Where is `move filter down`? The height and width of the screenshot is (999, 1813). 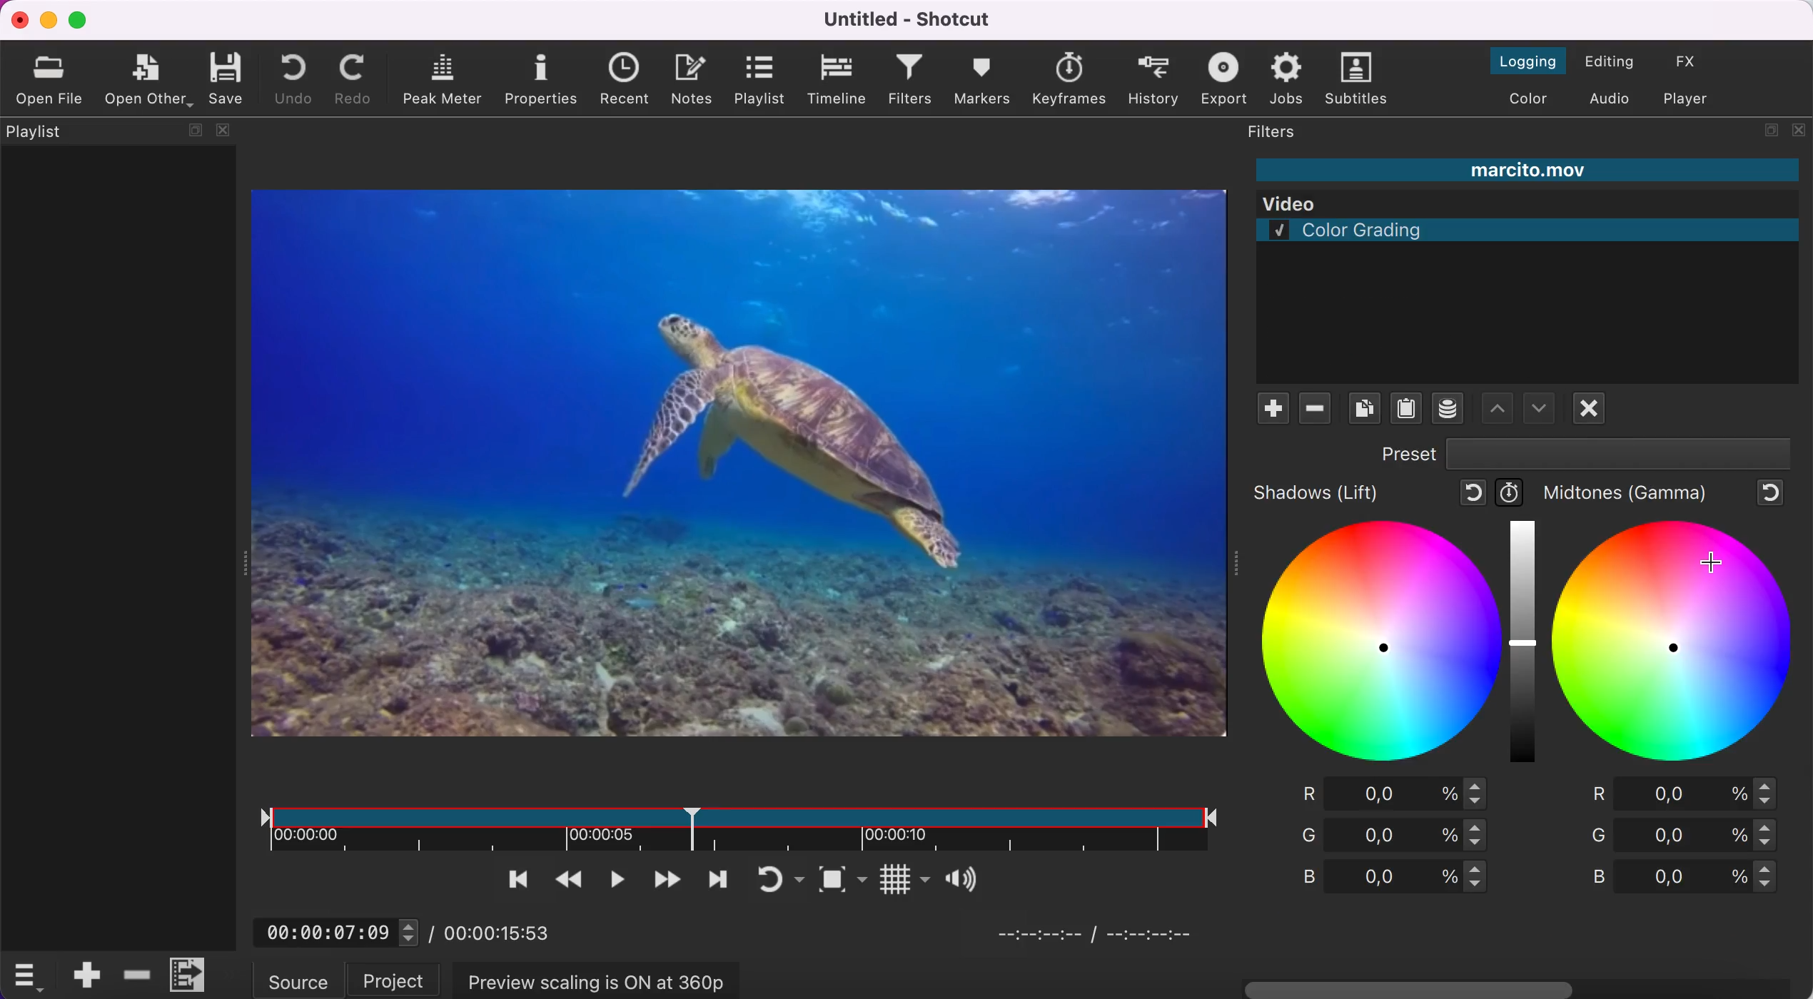
move filter down is located at coordinates (1495, 408).